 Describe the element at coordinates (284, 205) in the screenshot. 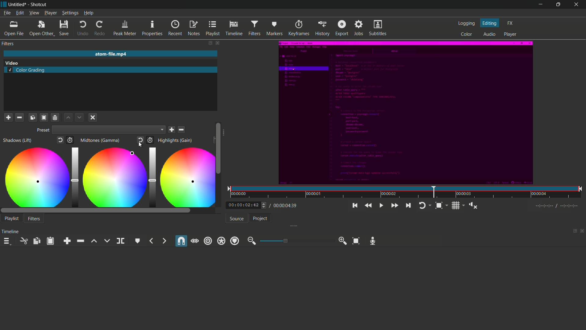

I see `total time` at that location.